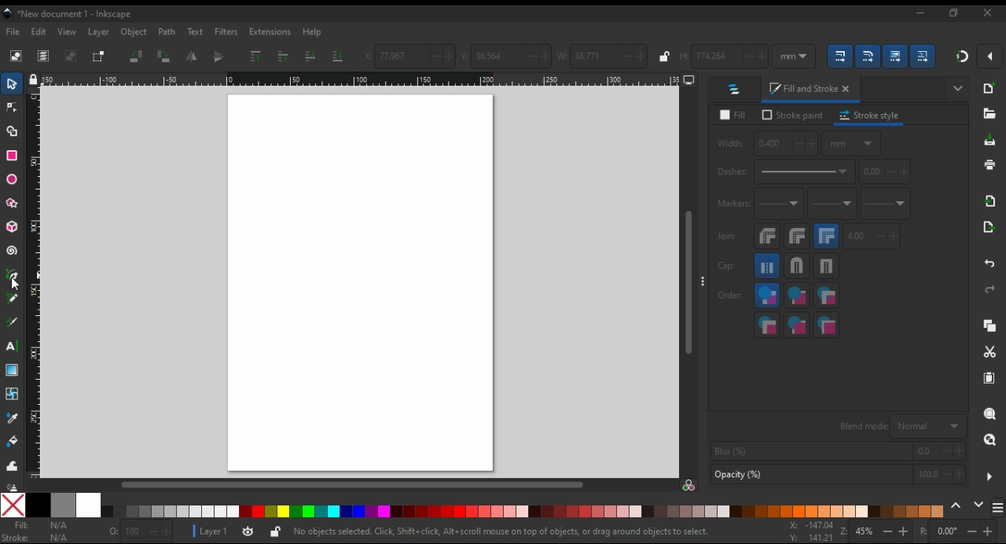 The image size is (1006, 544). I want to click on height of selection, so click(725, 56).